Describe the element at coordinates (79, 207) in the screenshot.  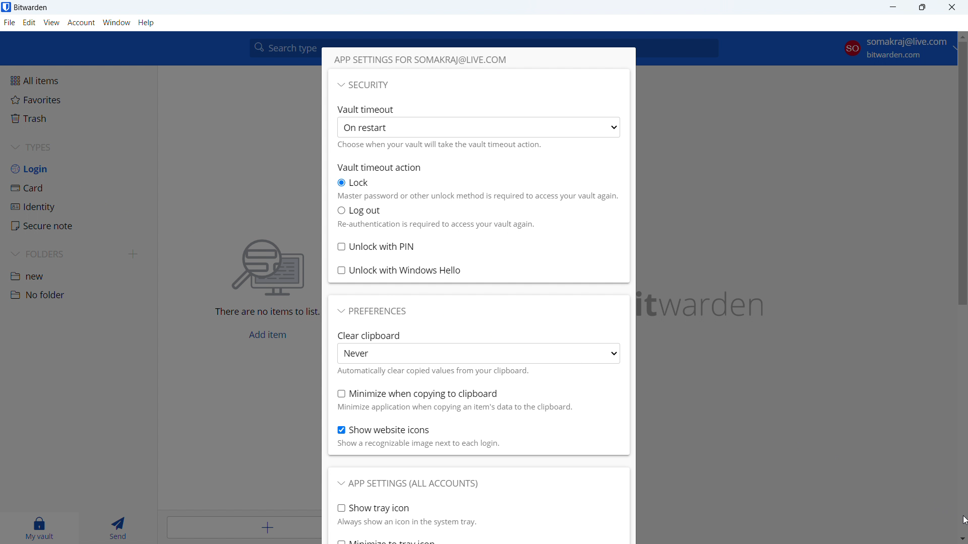
I see `identity` at that location.